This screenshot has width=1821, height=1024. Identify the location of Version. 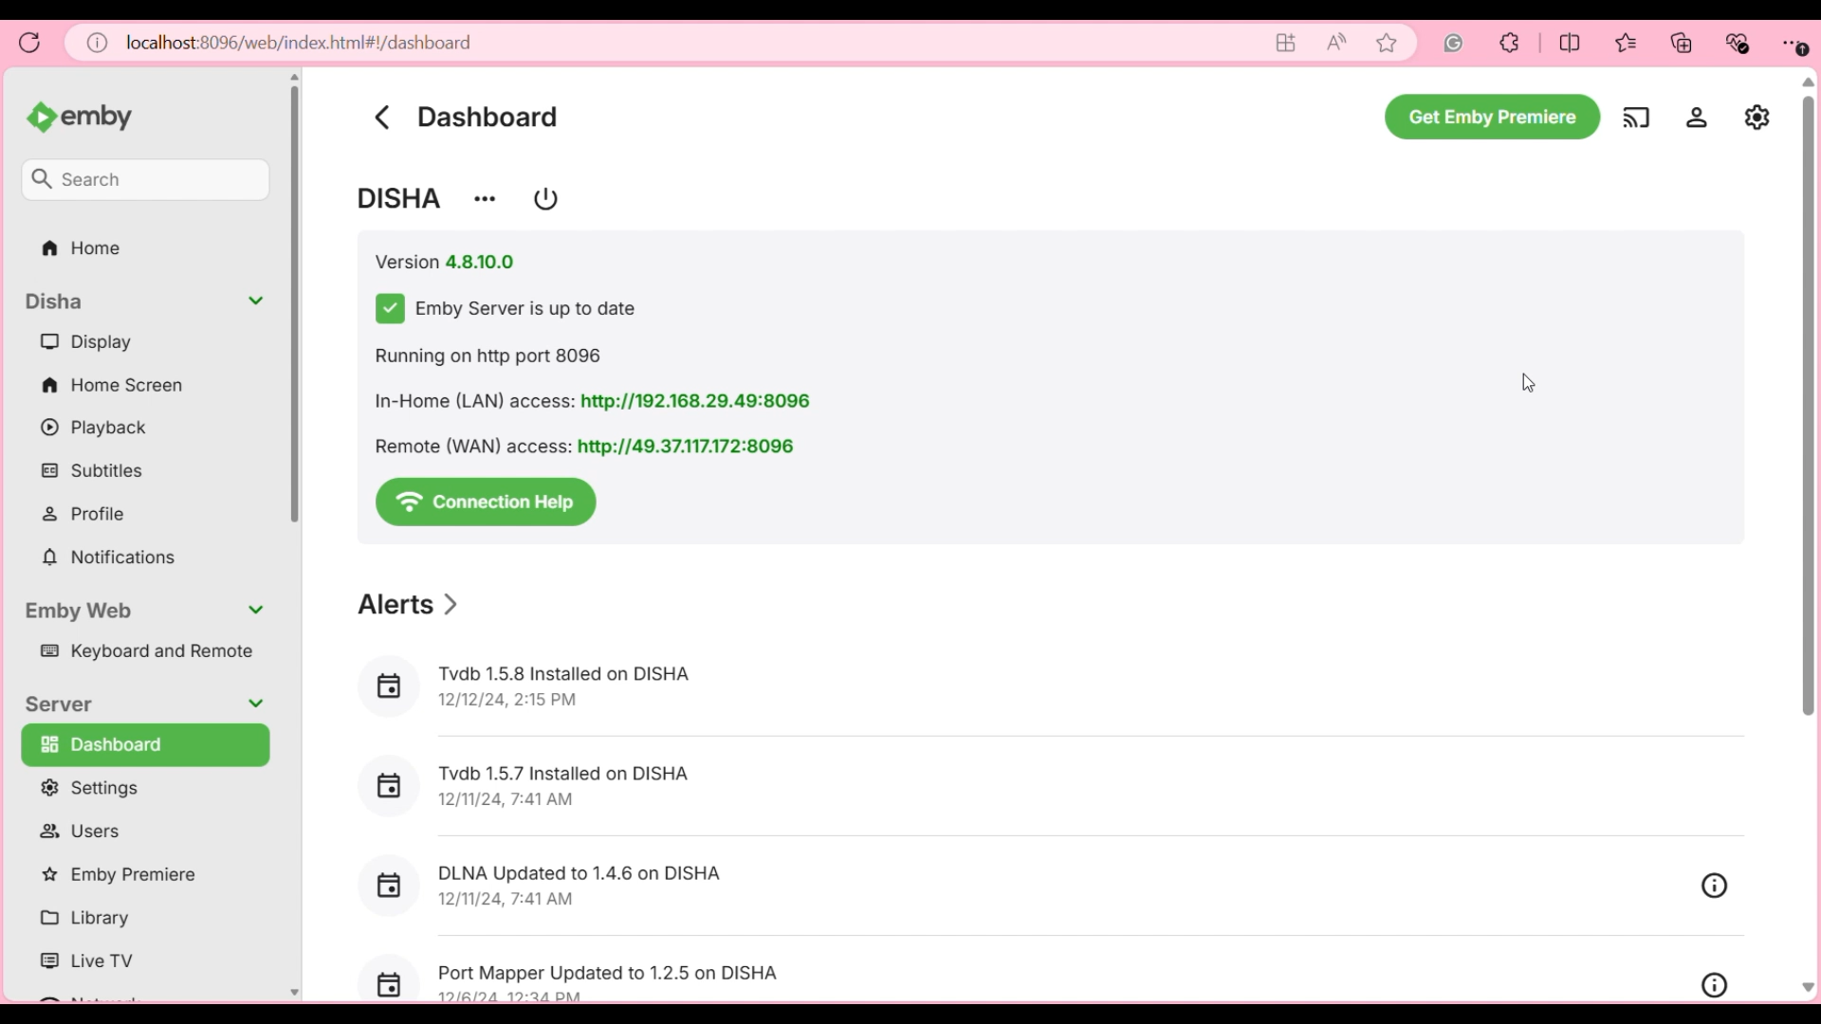
(446, 263).